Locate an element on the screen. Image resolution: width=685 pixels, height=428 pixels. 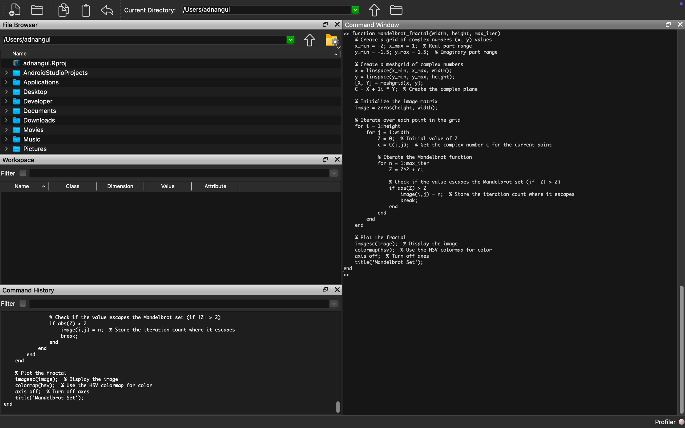
Command Window is located at coordinates (374, 25).